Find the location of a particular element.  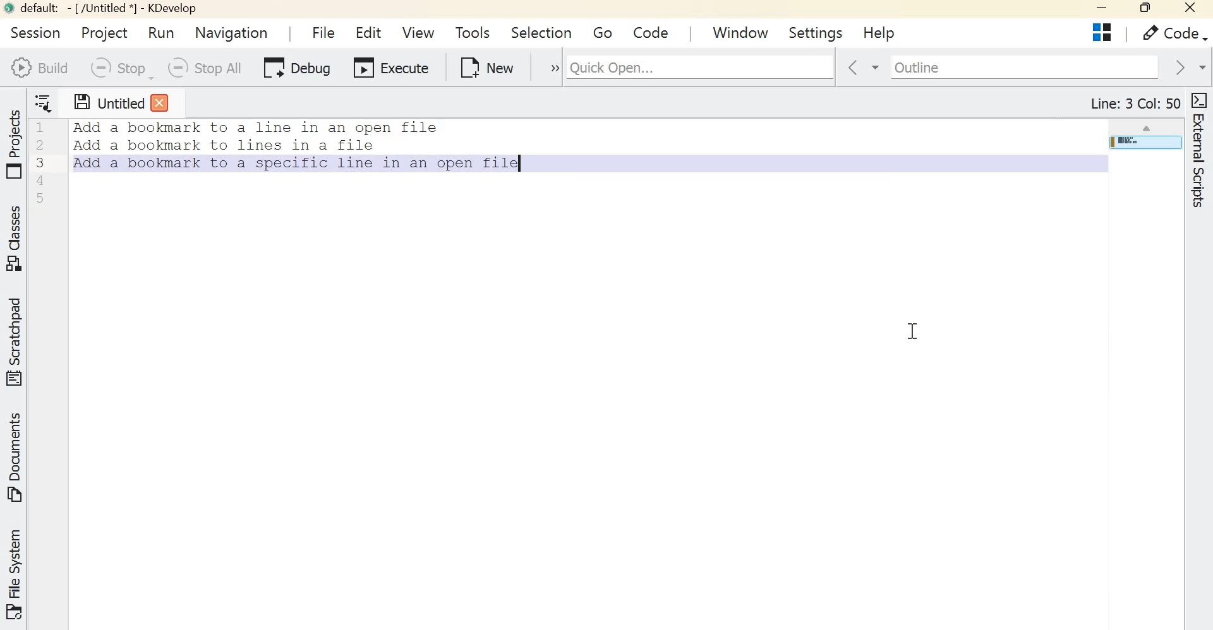

Scratchpad is located at coordinates (16, 342).